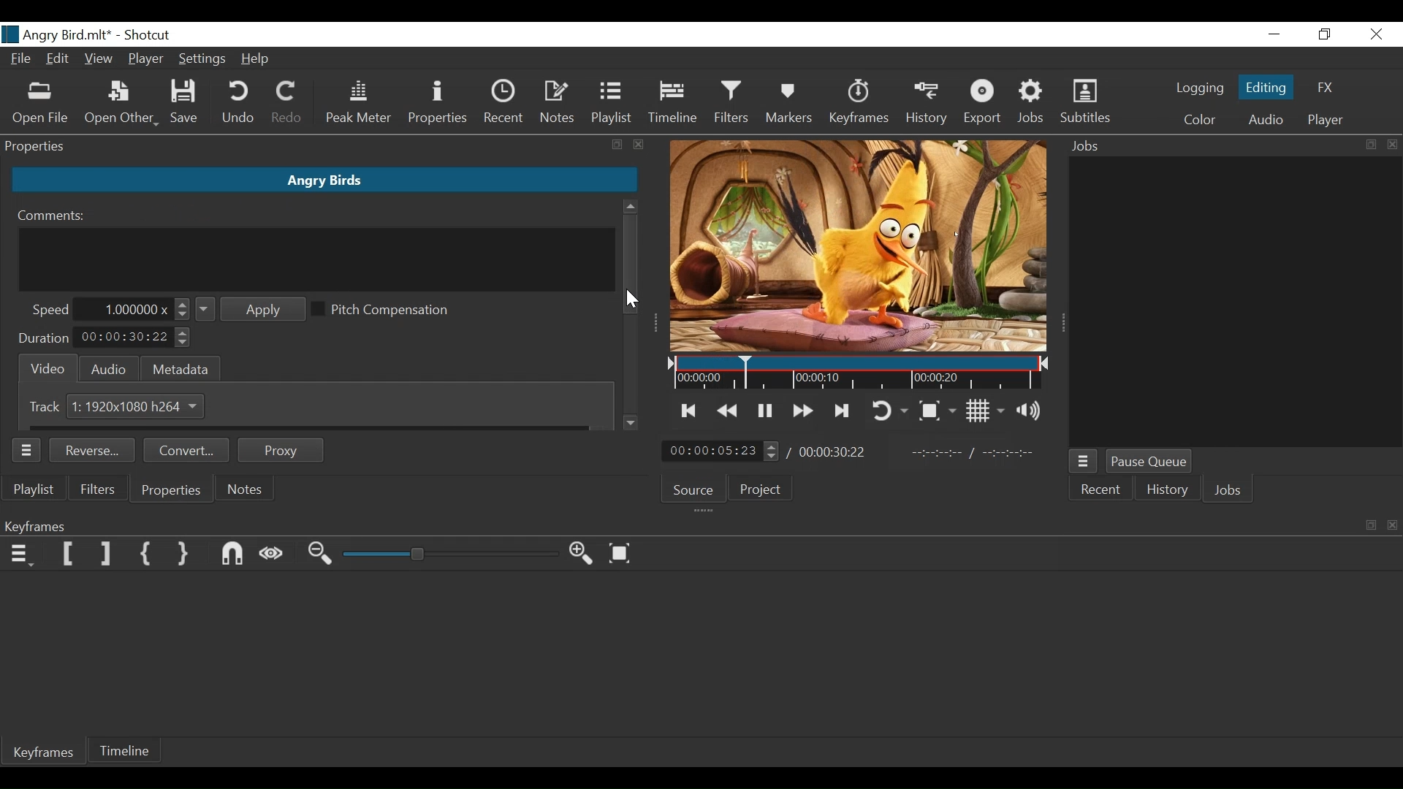 The height and width of the screenshot is (789, 1403). Describe the element at coordinates (926, 104) in the screenshot. I see `History` at that location.